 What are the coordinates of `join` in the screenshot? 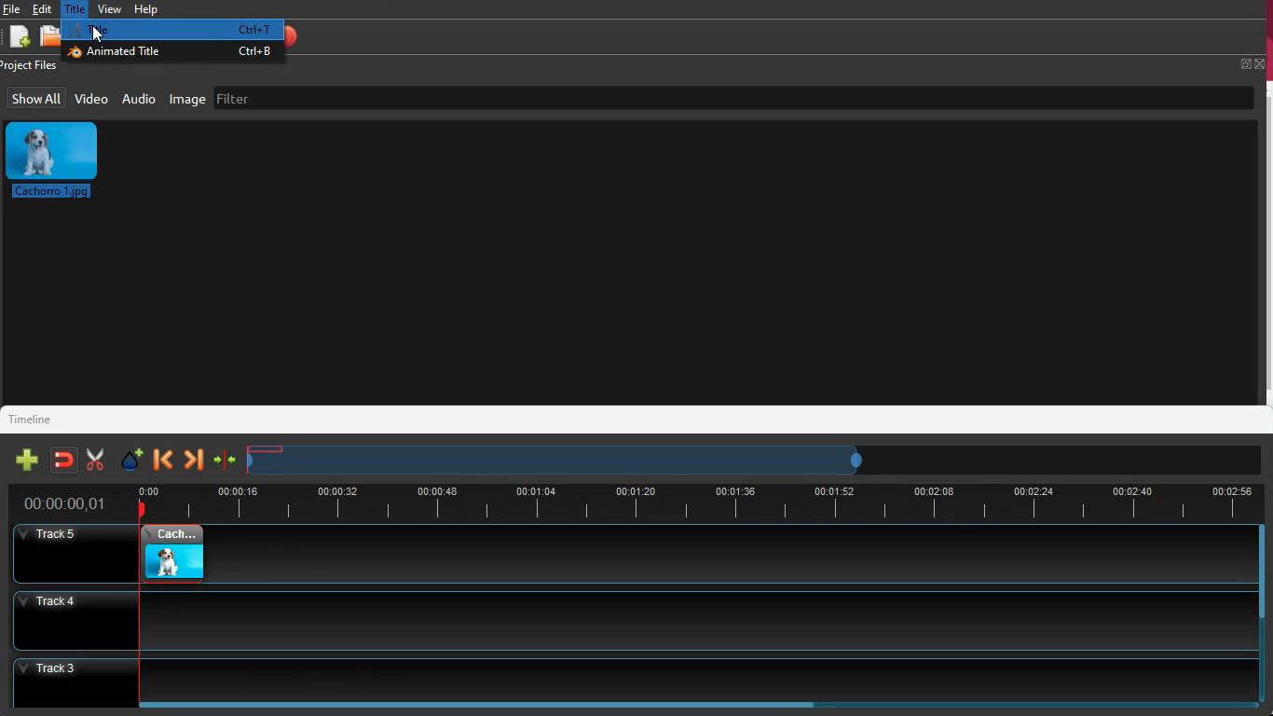 It's located at (62, 460).